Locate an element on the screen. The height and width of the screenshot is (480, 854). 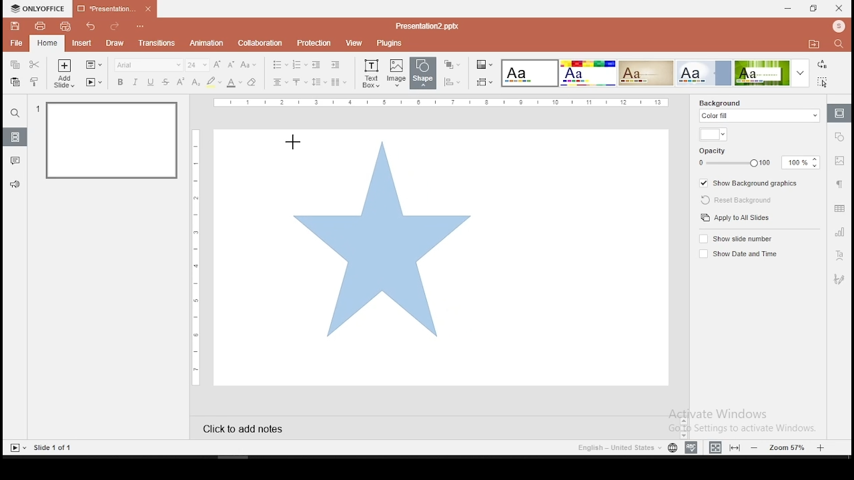
columns is located at coordinates (338, 81).